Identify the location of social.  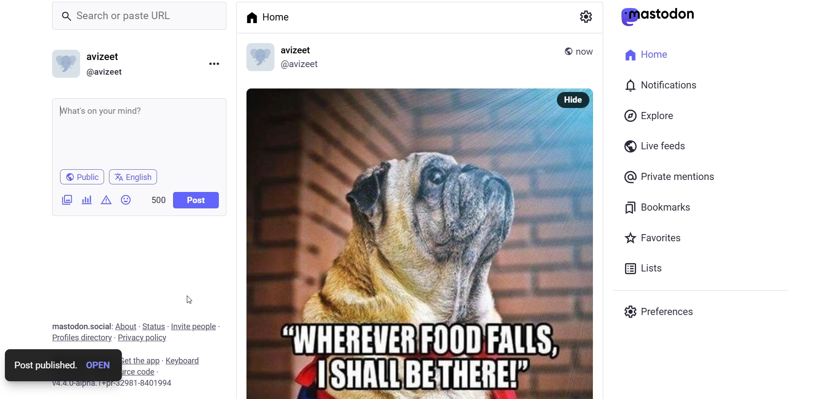
(101, 327).